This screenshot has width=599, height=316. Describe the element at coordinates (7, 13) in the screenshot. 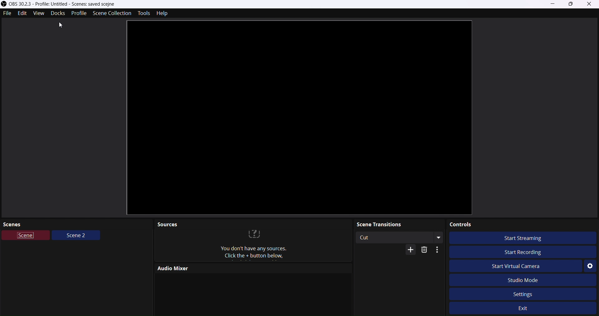

I see `File` at that location.